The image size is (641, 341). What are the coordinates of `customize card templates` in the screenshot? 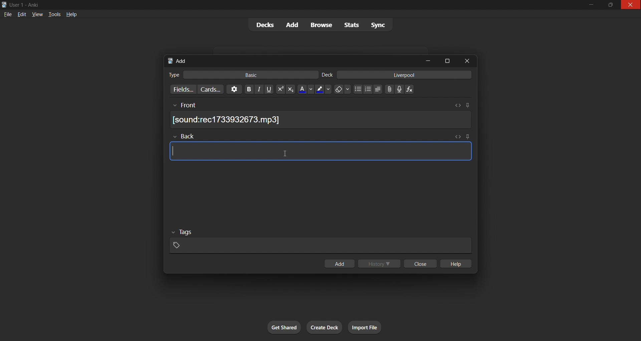 It's located at (211, 90).